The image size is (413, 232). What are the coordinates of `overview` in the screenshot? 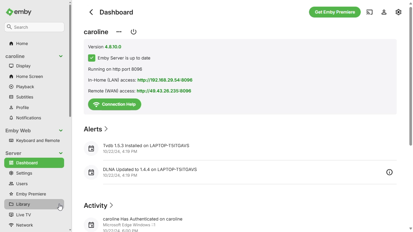 It's located at (389, 171).